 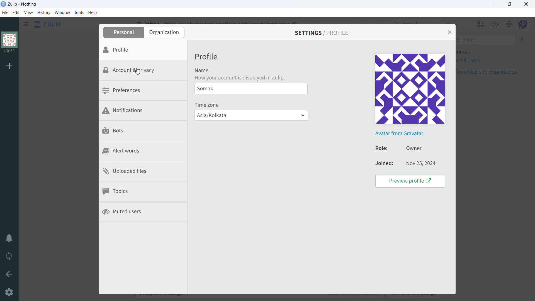 What do you see at coordinates (400, 134) in the screenshot?
I see `avatar from gravatar` at bounding box center [400, 134].